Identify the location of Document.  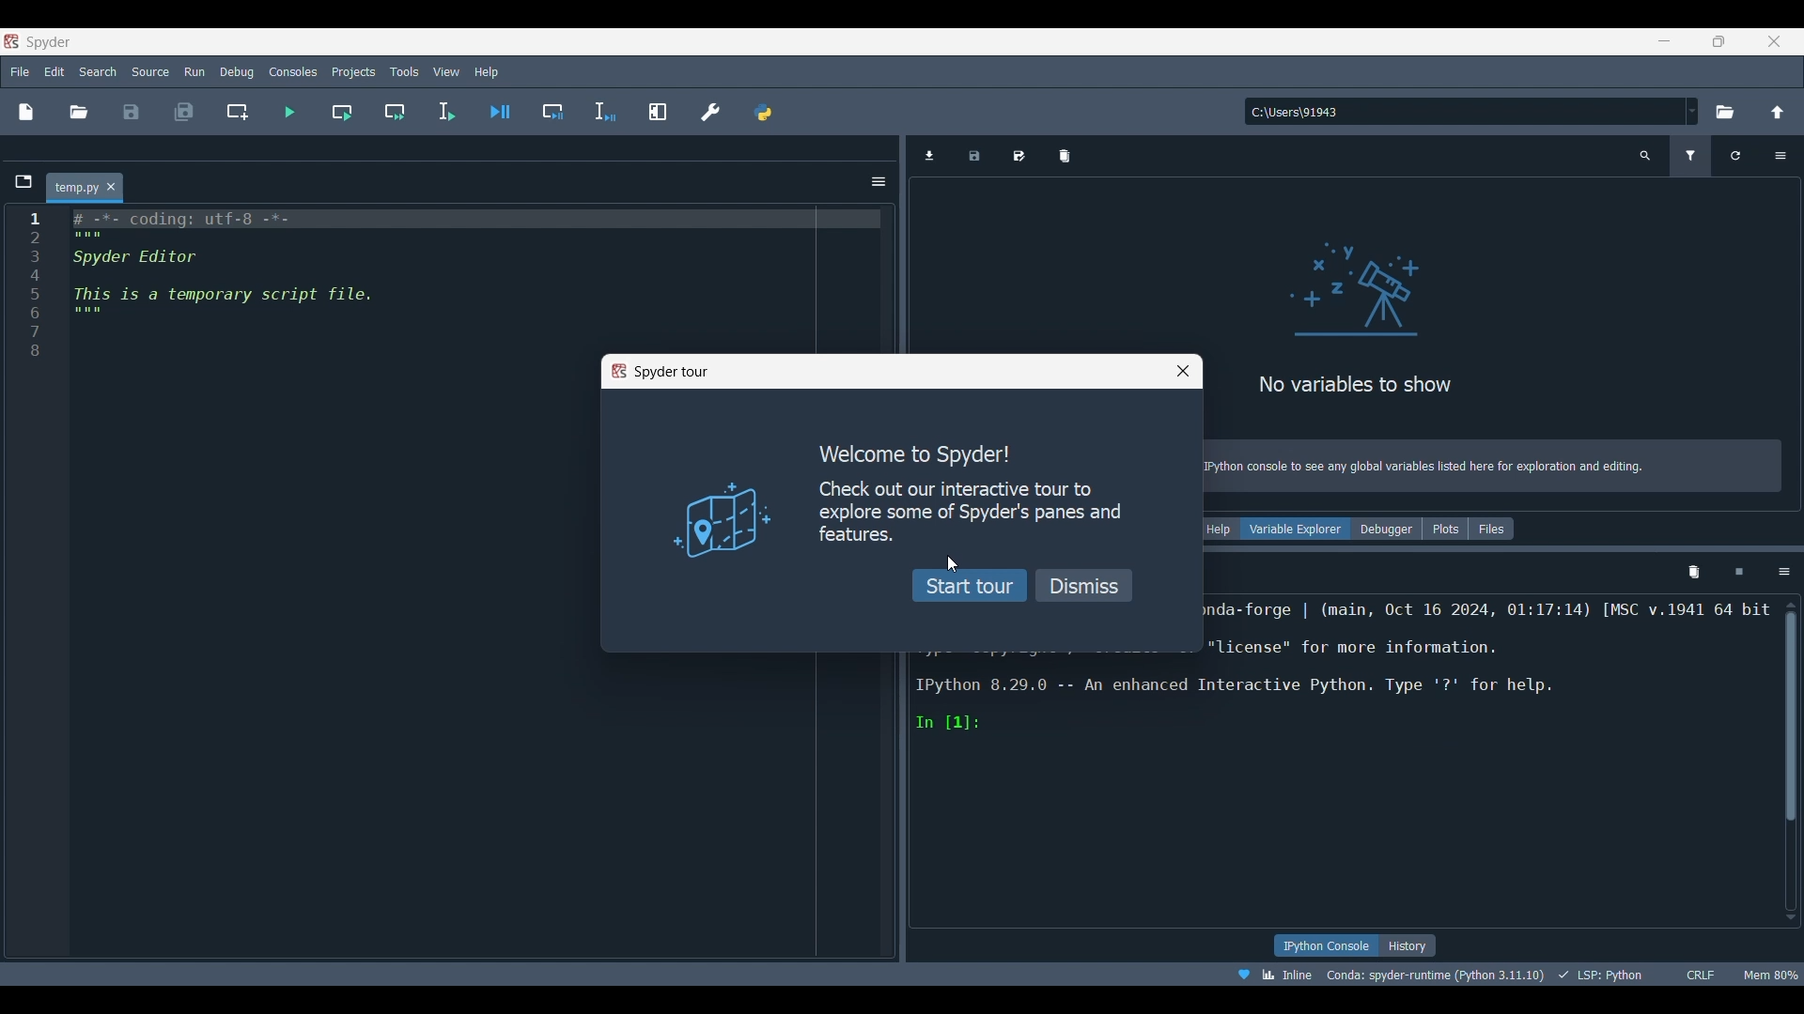
(1737, 157).